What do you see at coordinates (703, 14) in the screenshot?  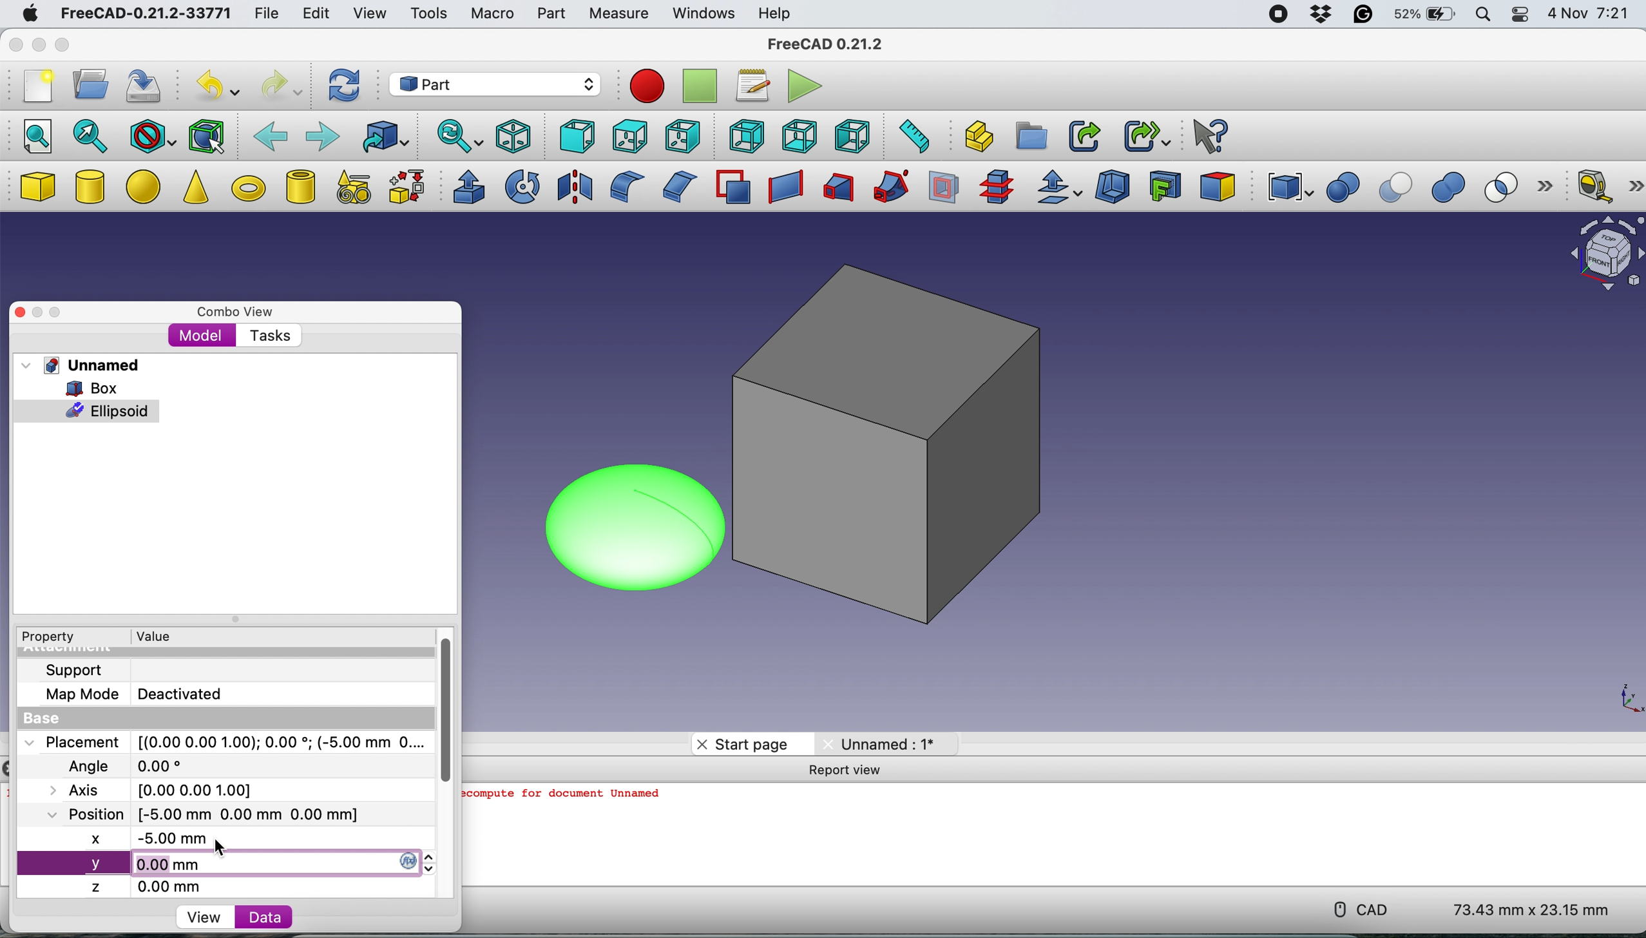 I see `windows` at bounding box center [703, 14].